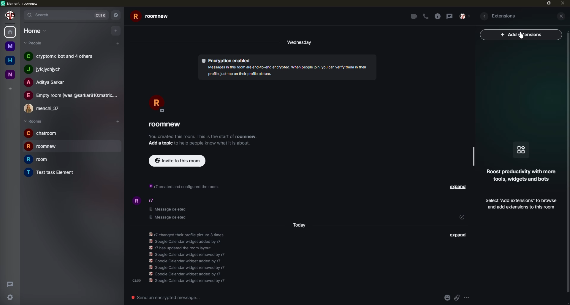  I want to click on icon, so click(520, 150).